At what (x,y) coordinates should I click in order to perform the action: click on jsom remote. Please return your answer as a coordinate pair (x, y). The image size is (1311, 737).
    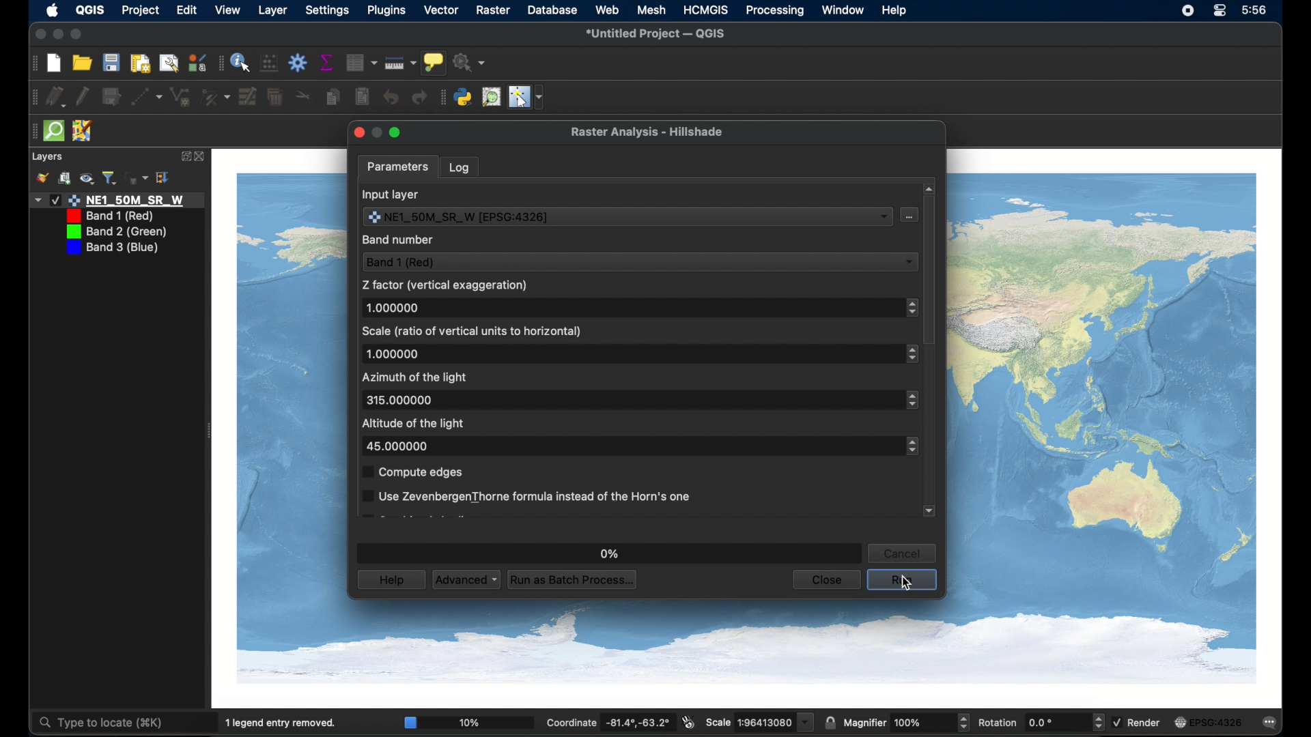
    Looking at the image, I should click on (83, 130).